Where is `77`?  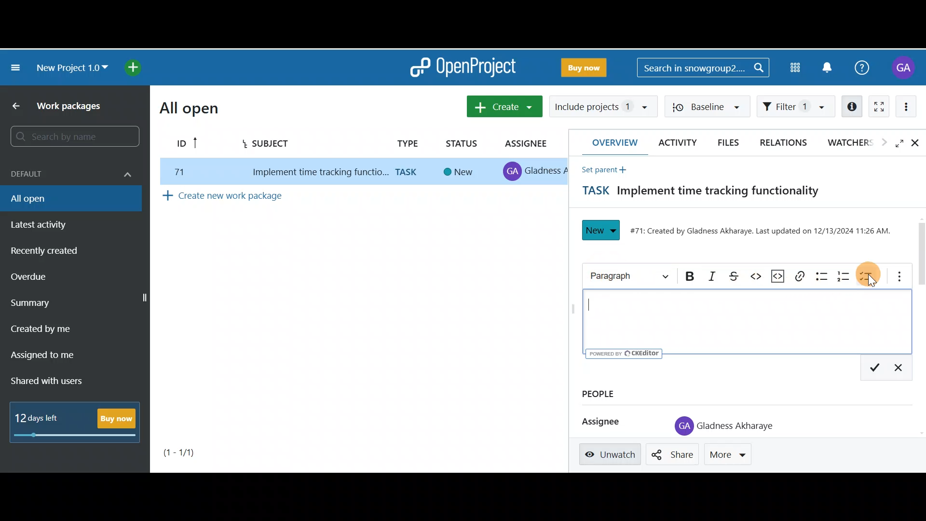
77 is located at coordinates (177, 172).